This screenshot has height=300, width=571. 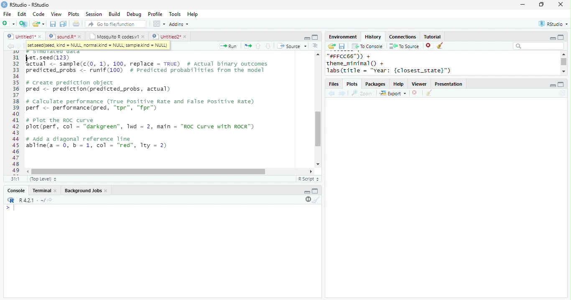 What do you see at coordinates (318, 129) in the screenshot?
I see `scroll bar` at bounding box center [318, 129].